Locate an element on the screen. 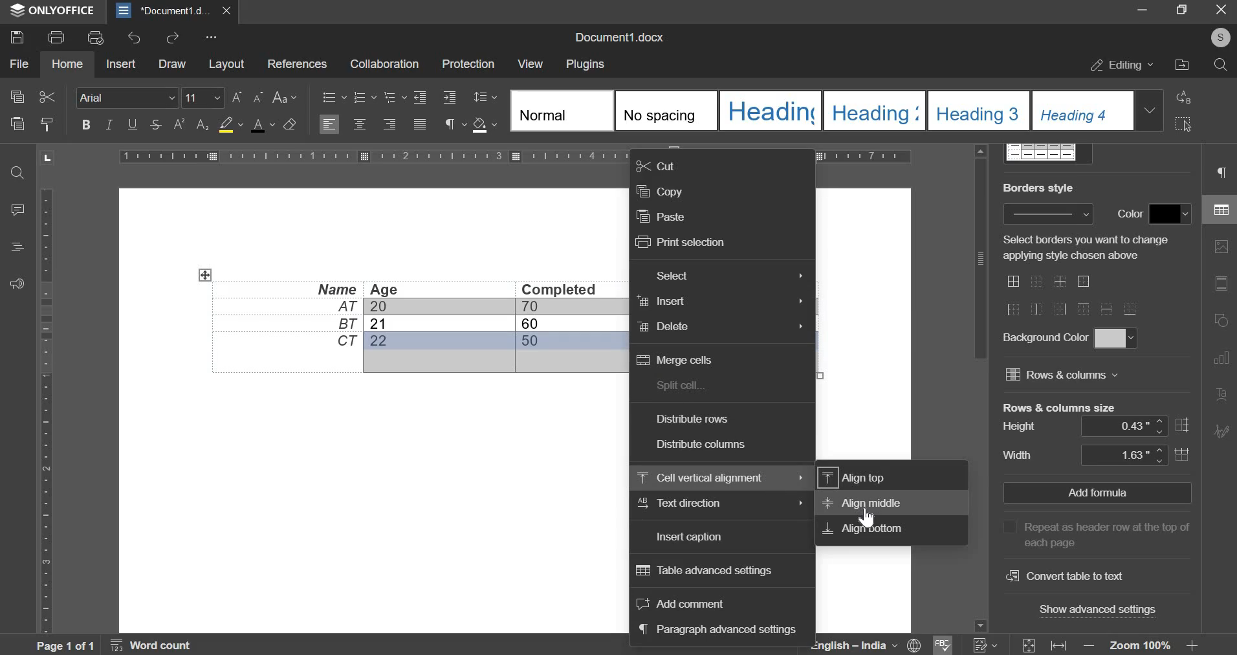  insert is located at coordinates (119, 64).